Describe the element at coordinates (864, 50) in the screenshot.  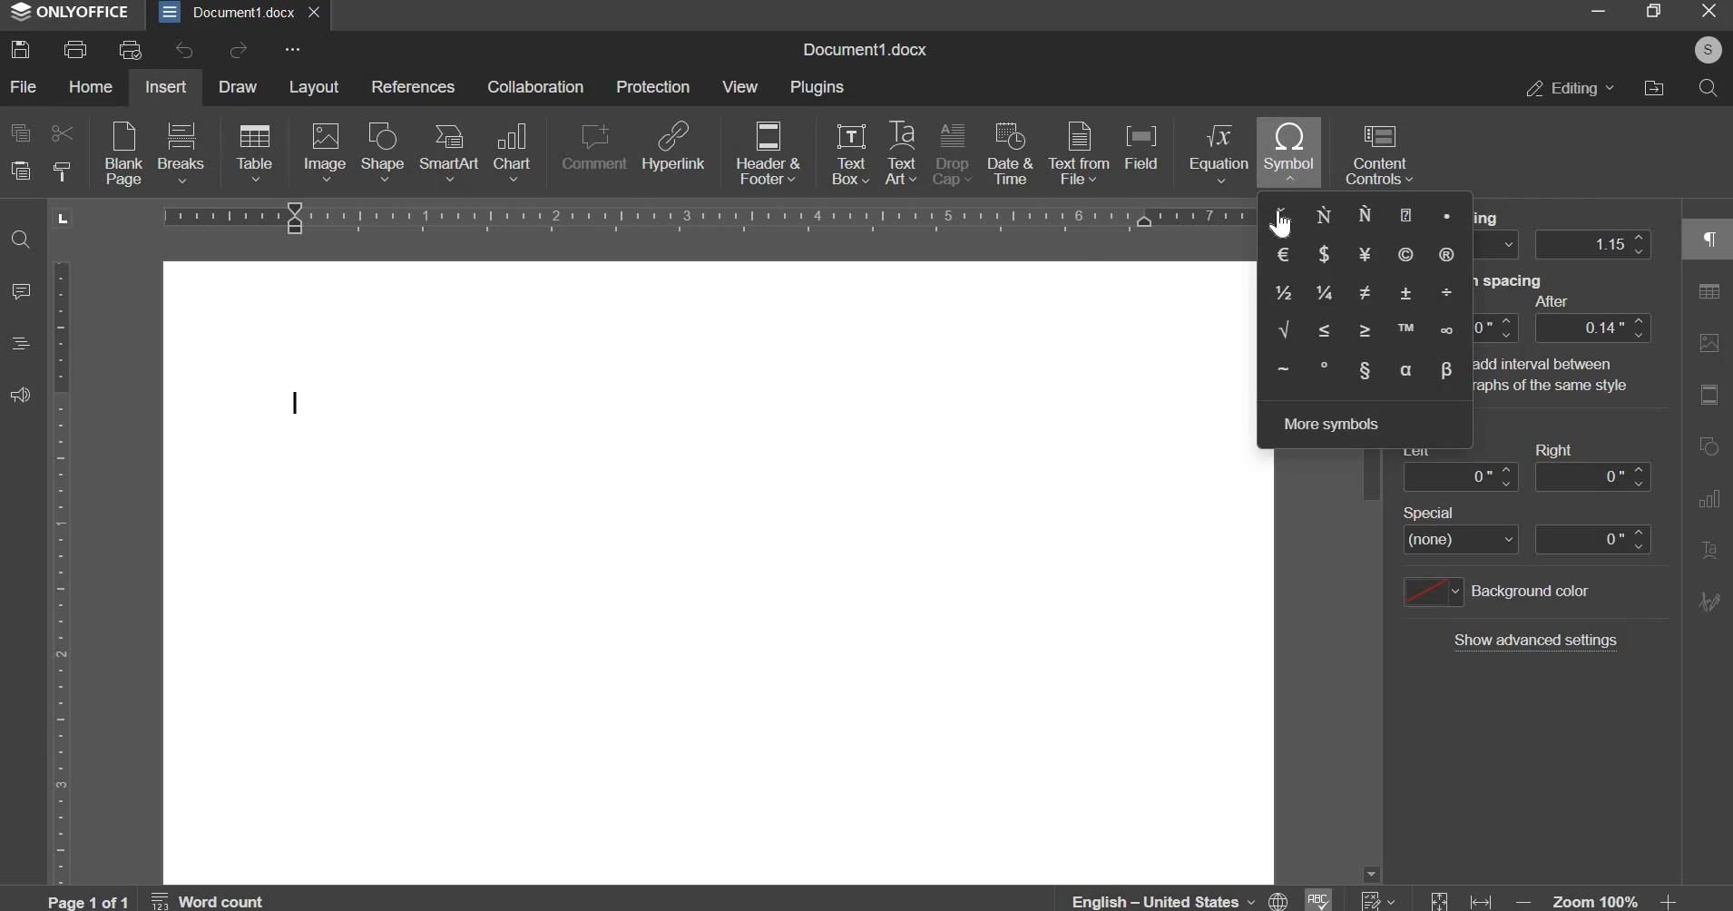
I see `name of document` at that location.